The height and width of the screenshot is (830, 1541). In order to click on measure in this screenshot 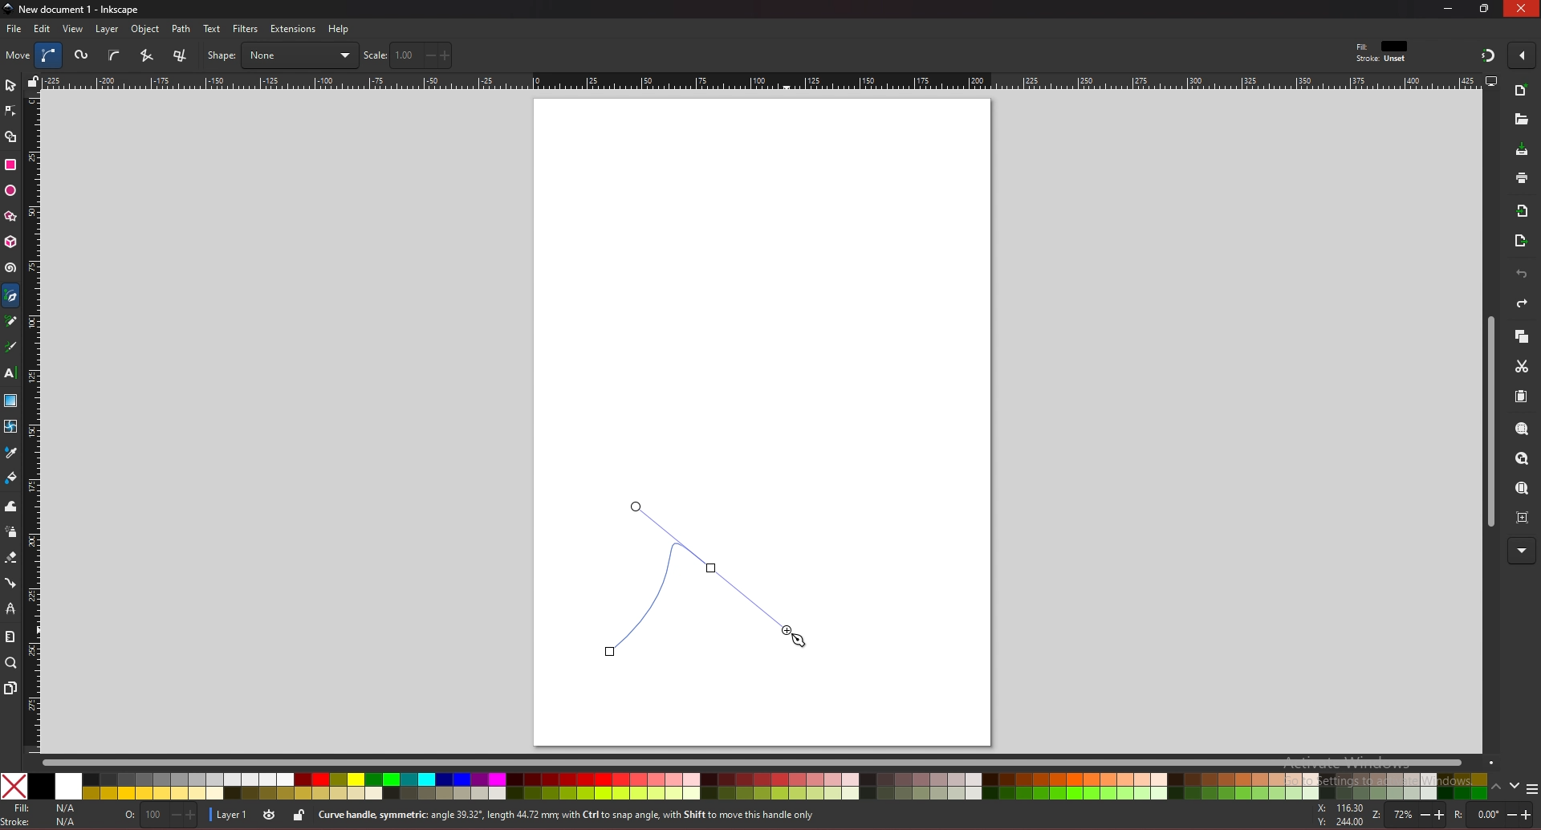, I will do `click(10, 637)`.